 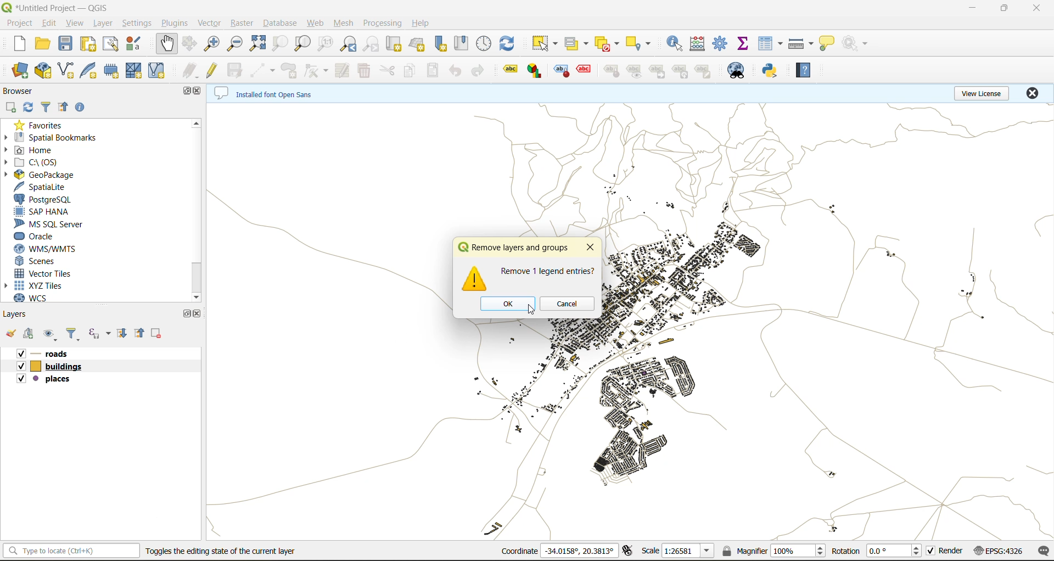 What do you see at coordinates (156, 70) in the screenshot?
I see `virtual layer` at bounding box center [156, 70].